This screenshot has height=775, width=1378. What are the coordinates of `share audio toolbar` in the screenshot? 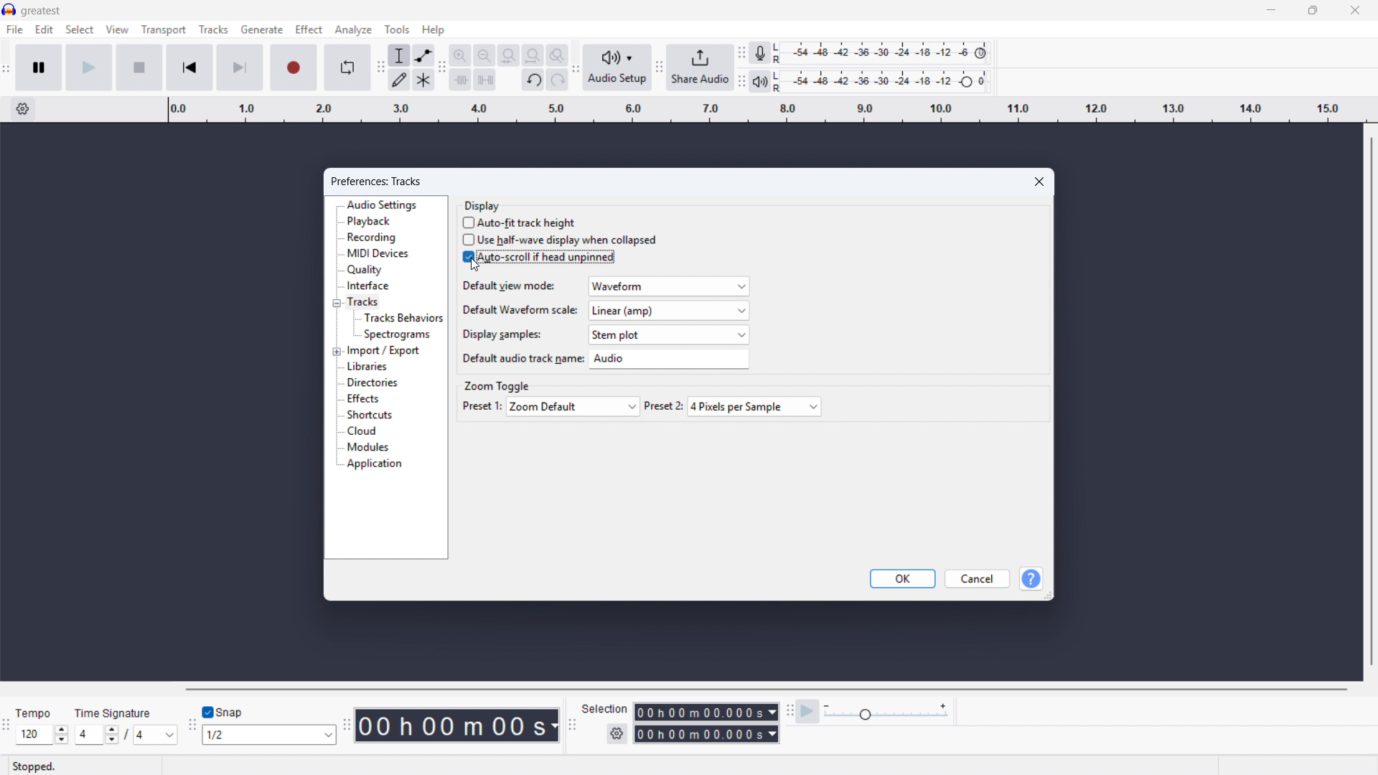 It's located at (659, 69).